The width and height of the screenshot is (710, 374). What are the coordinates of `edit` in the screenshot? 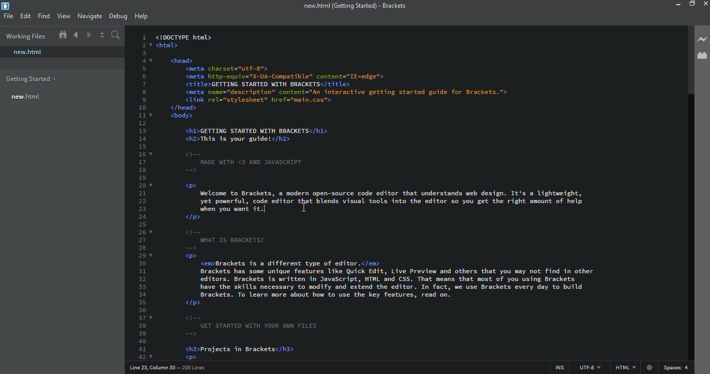 It's located at (27, 16).